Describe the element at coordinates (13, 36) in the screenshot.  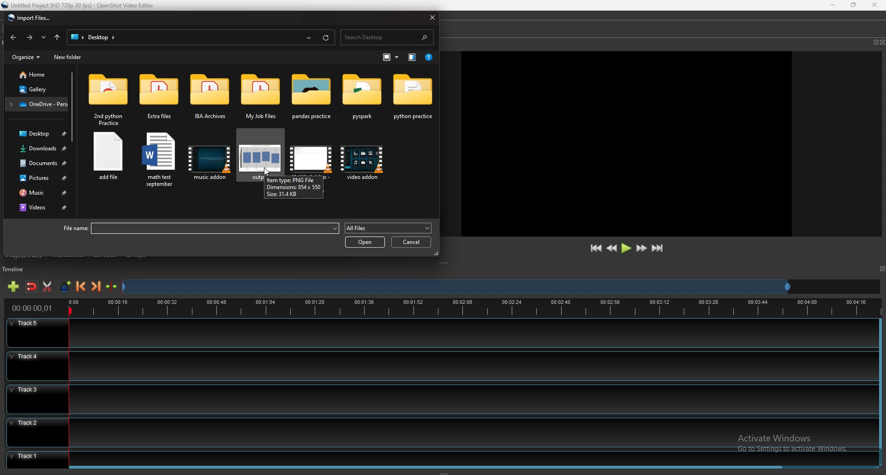
I see `back` at that location.